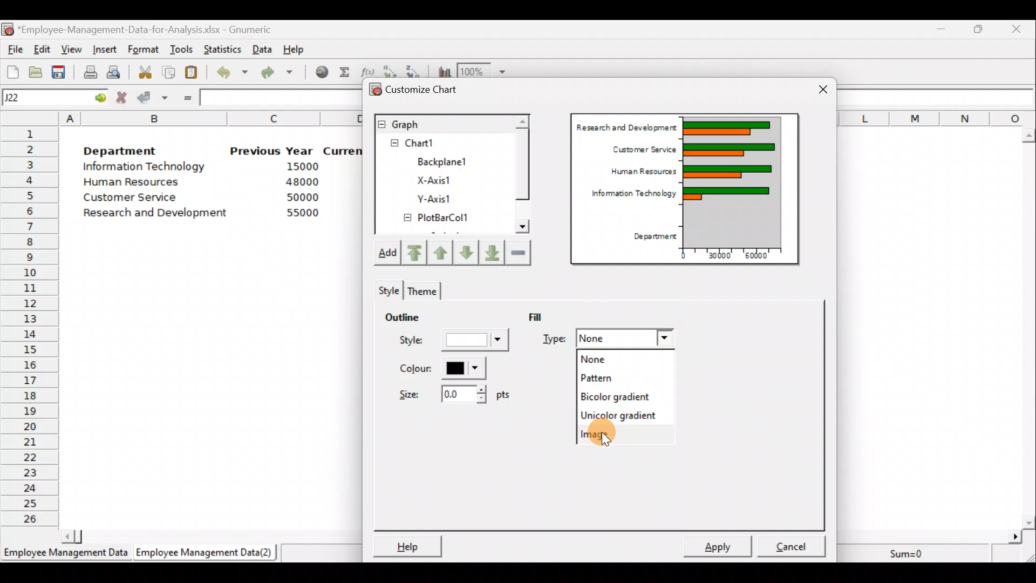 The width and height of the screenshot is (1036, 583). I want to click on Cancel change, so click(122, 98).